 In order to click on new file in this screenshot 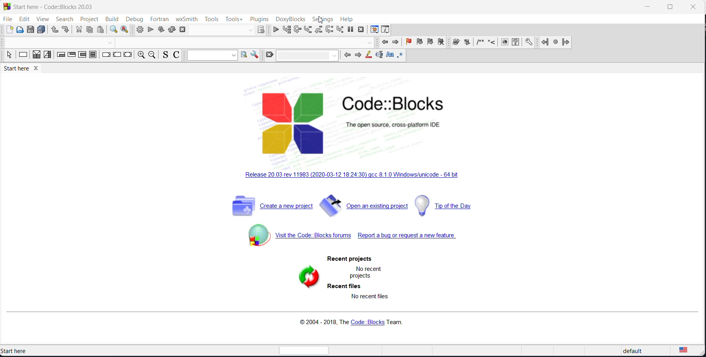, I will do `click(9, 30)`.